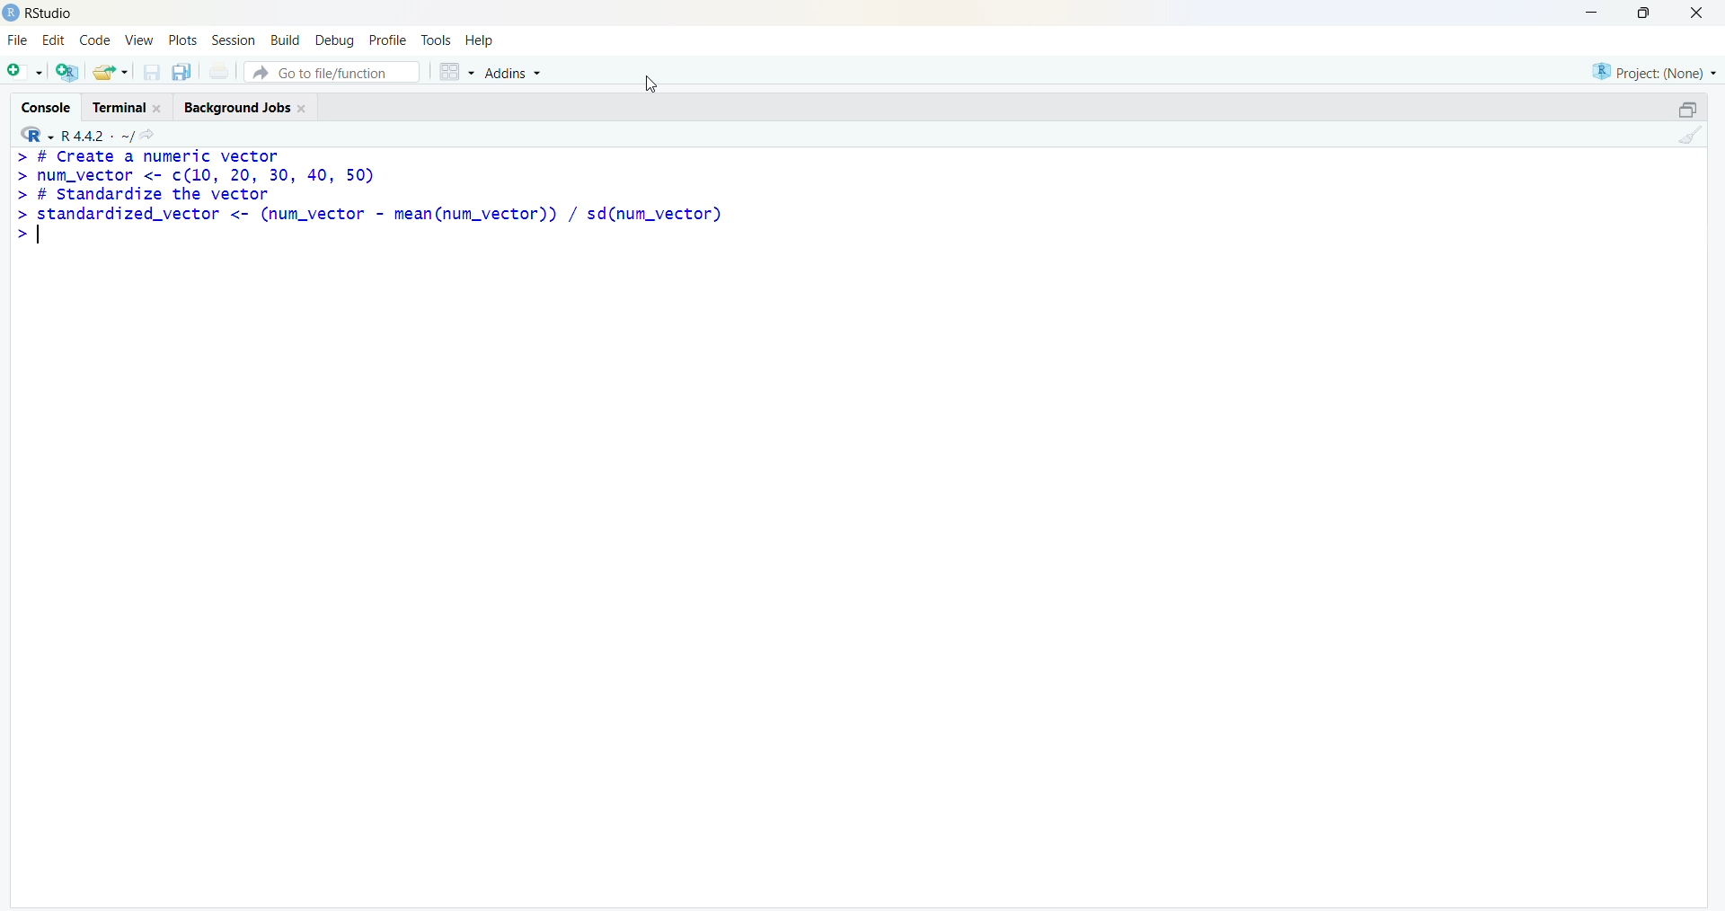 This screenshot has width=1725, height=911. I want to click on debug, so click(336, 41).